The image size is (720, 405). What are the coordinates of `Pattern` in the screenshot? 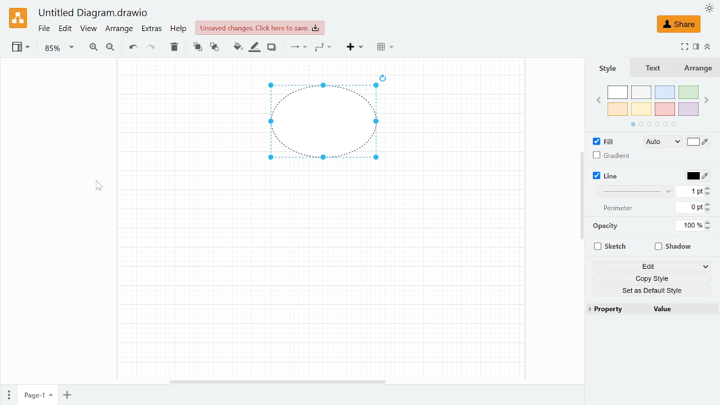 It's located at (634, 192).